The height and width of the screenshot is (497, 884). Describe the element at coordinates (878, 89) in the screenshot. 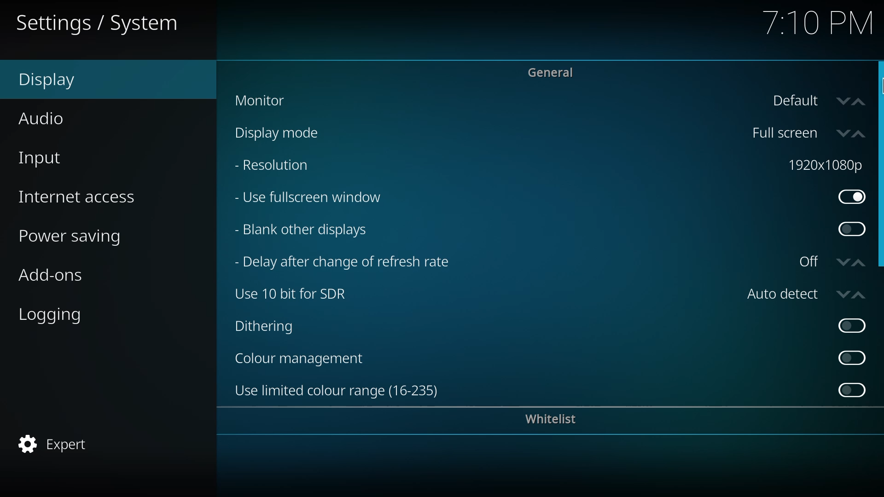

I see `cursor` at that location.